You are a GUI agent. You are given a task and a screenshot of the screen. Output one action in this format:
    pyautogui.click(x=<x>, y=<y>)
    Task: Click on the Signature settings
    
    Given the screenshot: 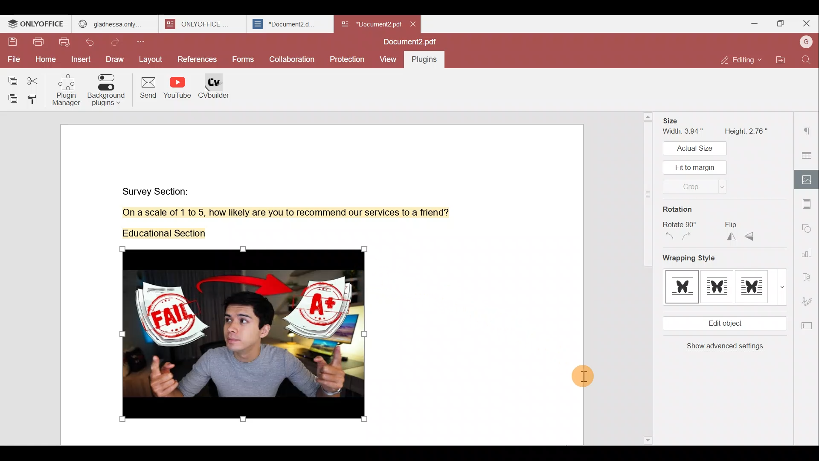 What is the action you would take?
    pyautogui.click(x=810, y=301)
    